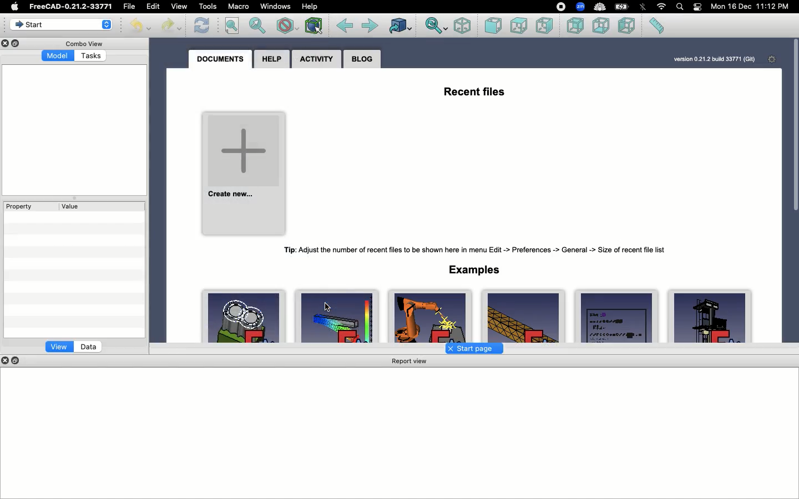 Image resolution: width=799 pixels, height=499 pixels. I want to click on Window, so click(275, 7).